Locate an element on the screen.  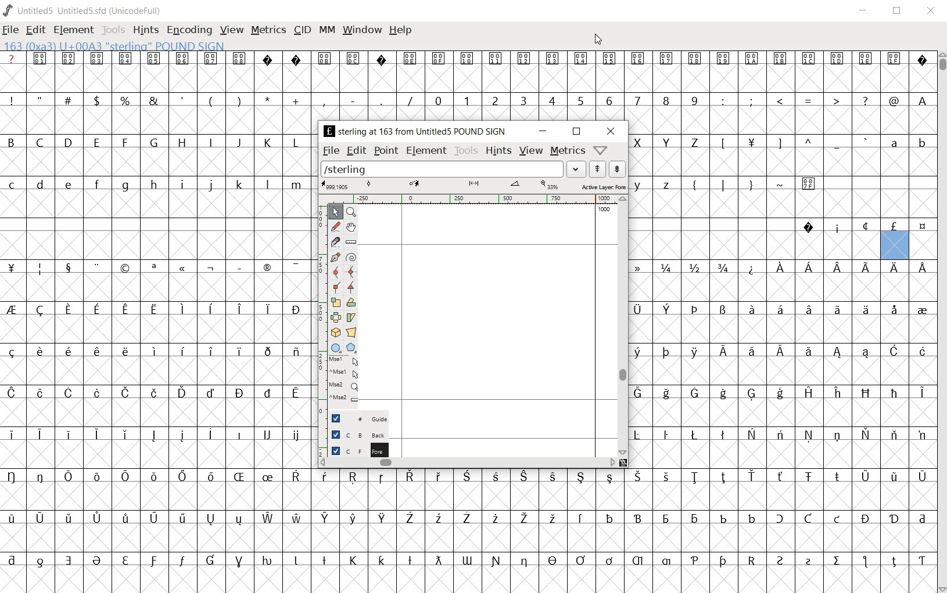
Symbol is located at coordinates (552, 561).